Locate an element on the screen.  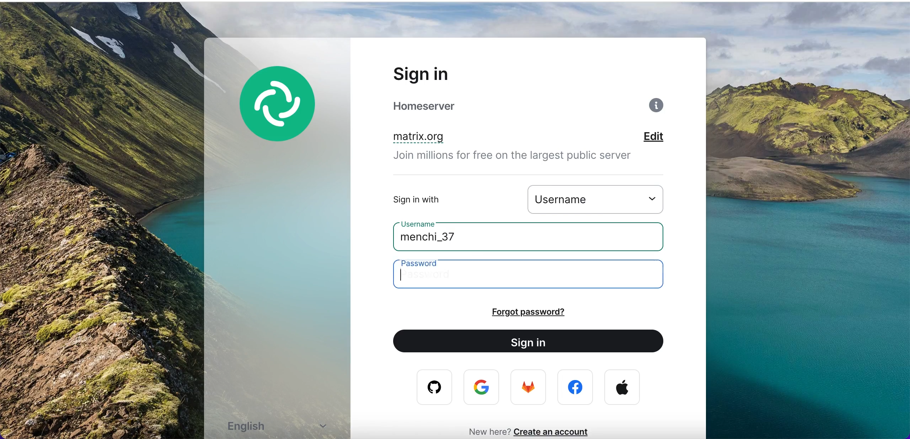
edit is located at coordinates (664, 137).